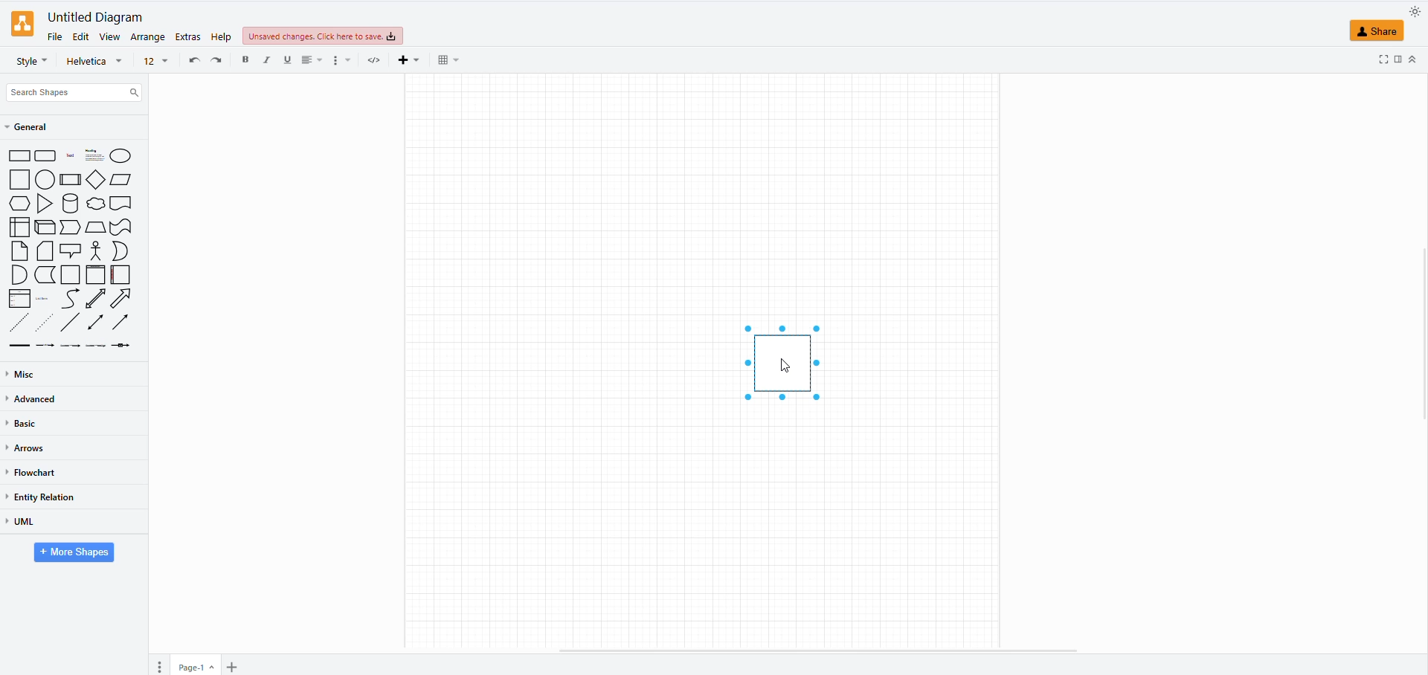 The height and width of the screenshot is (675, 1428). What do you see at coordinates (95, 228) in the screenshot?
I see `trapezoid` at bounding box center [95, 228].